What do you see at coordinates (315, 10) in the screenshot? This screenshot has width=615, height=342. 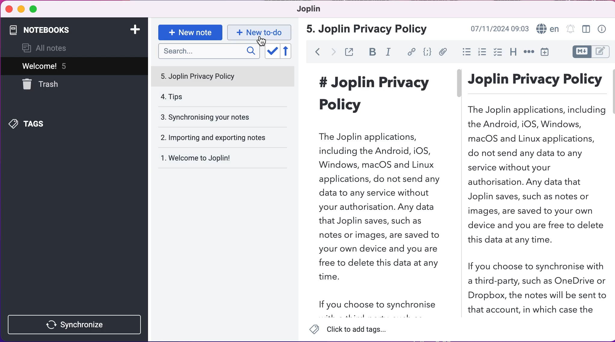 I see `joplin` at bounding box center [315, 10].